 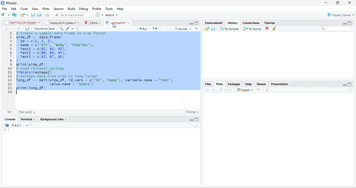 I want to click on forward, so click(x=213, y=90).